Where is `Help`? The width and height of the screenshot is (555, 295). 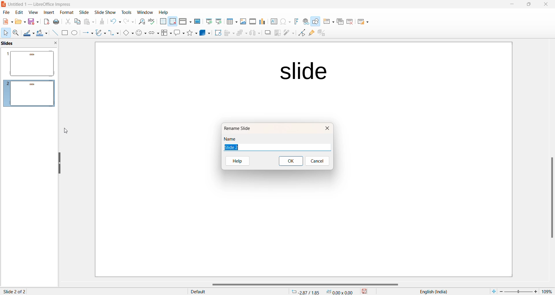
Help is located at coordinates (167, 12).